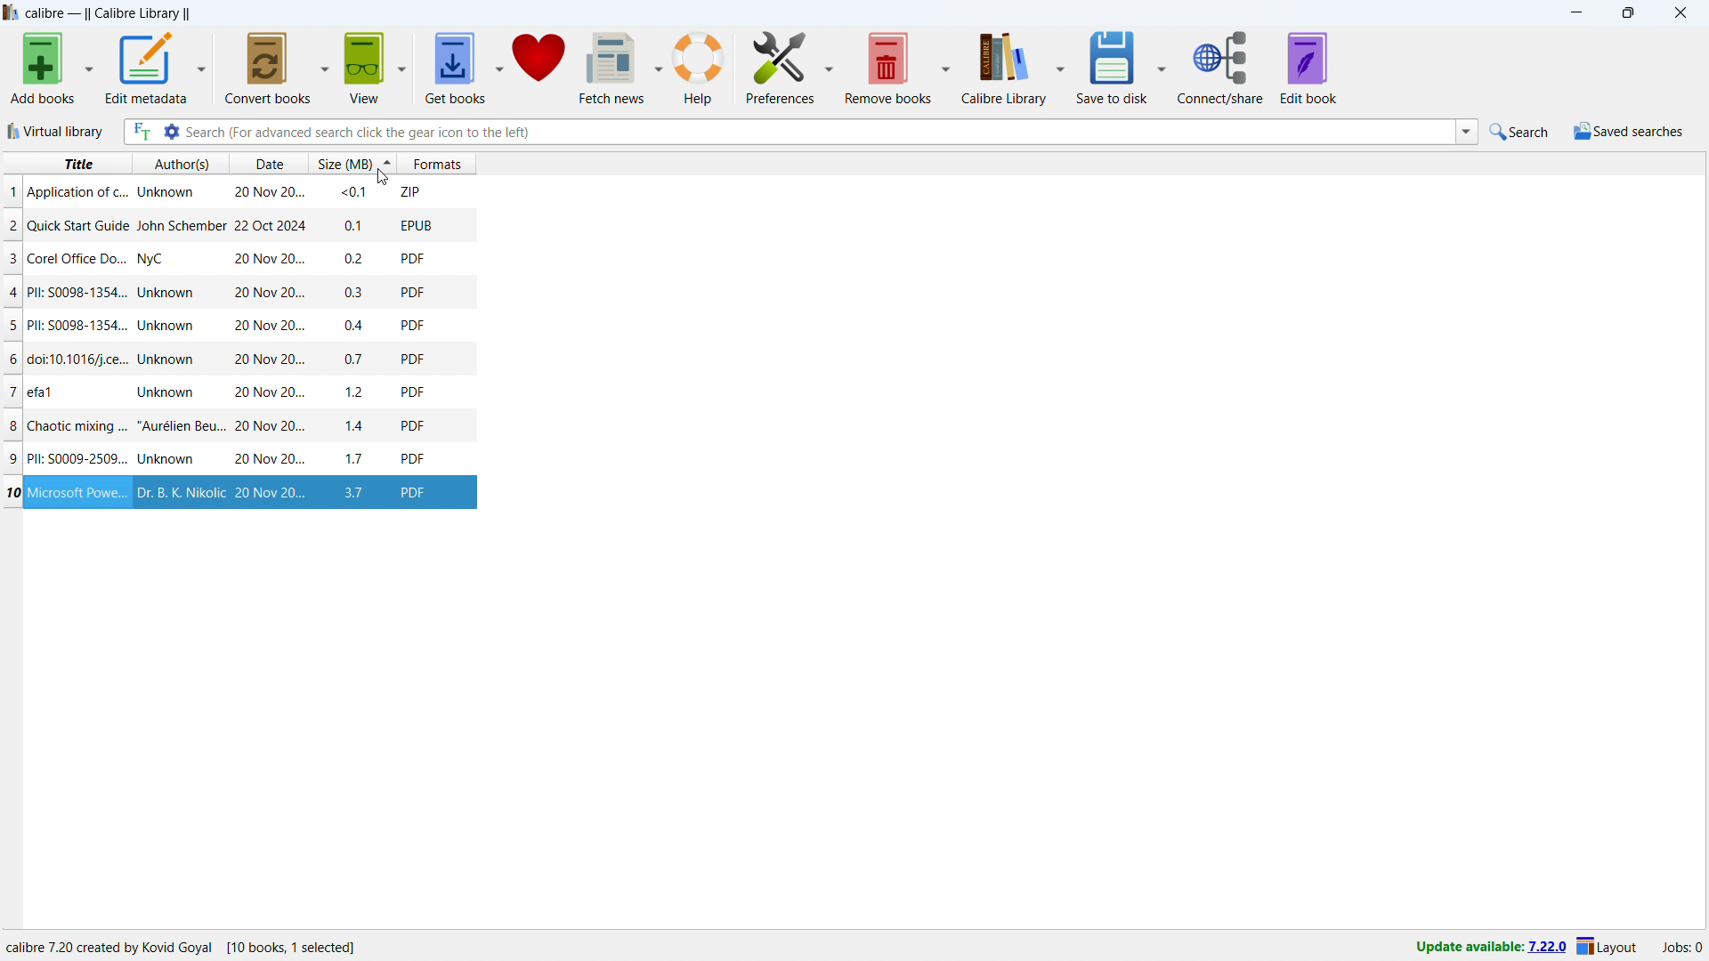 The image size is (1709, 961). I want to click on title, so click(78, 392).